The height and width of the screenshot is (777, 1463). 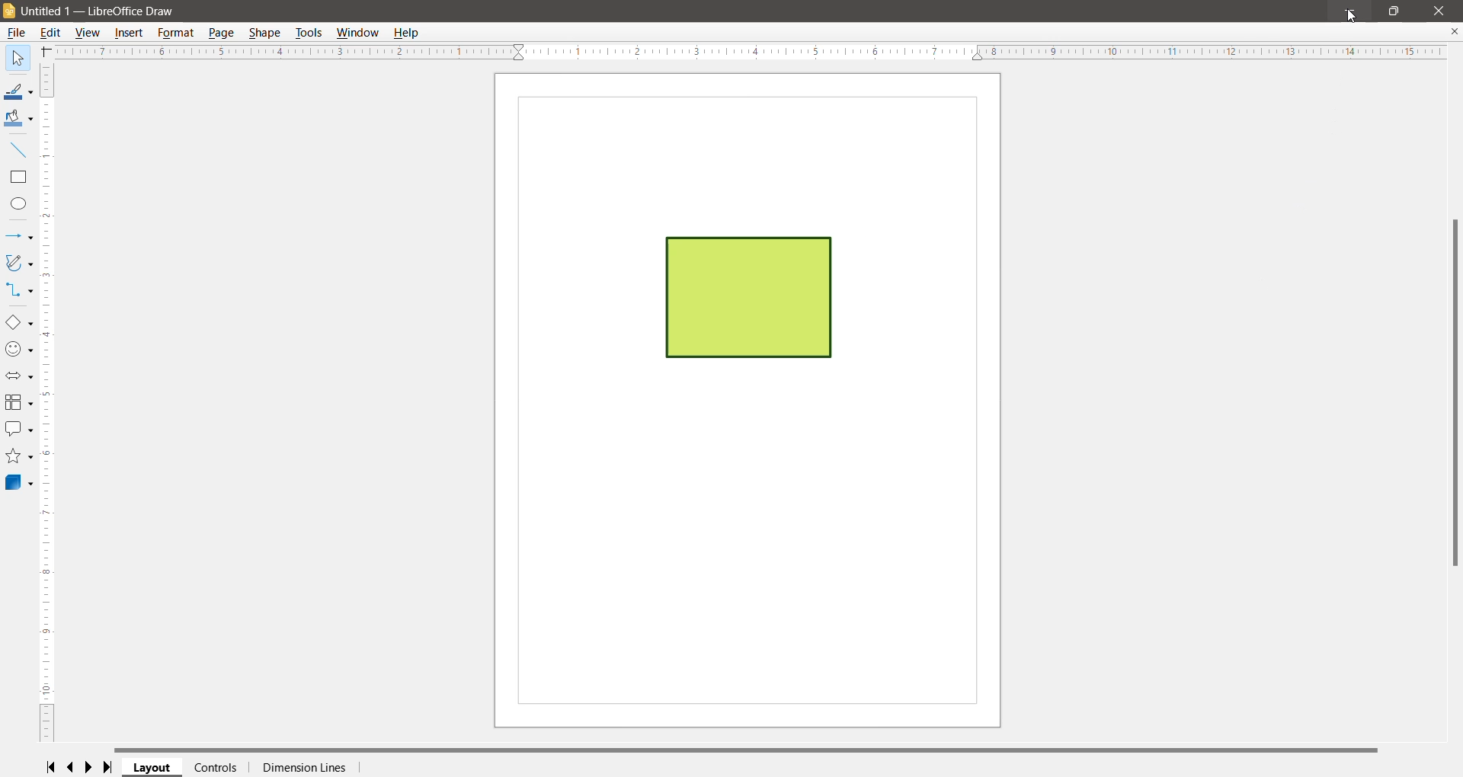 I want to click on Controls, so click(x=216, y=767).